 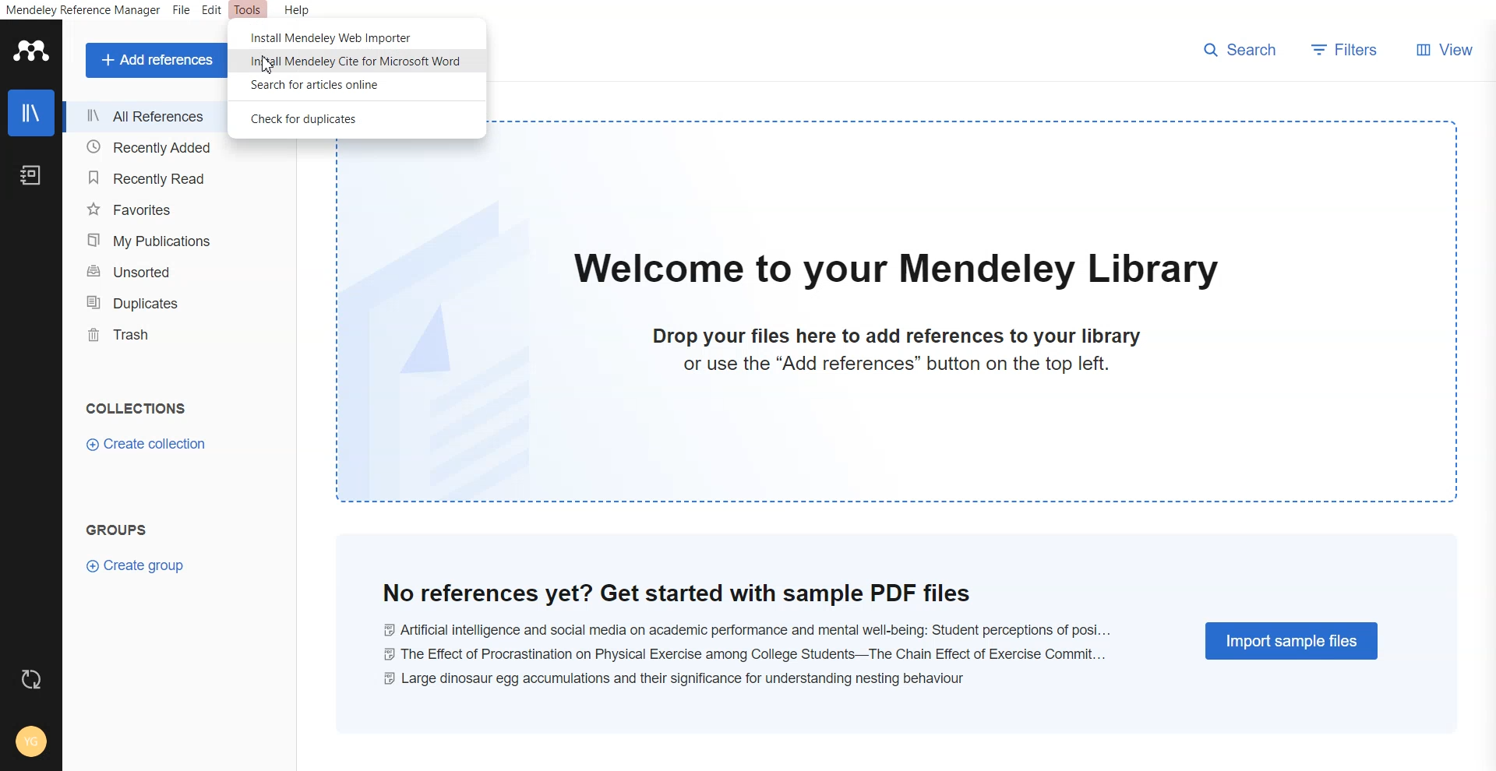 I want to click on welcome to our mendeley library, so click(x=898, y=270).